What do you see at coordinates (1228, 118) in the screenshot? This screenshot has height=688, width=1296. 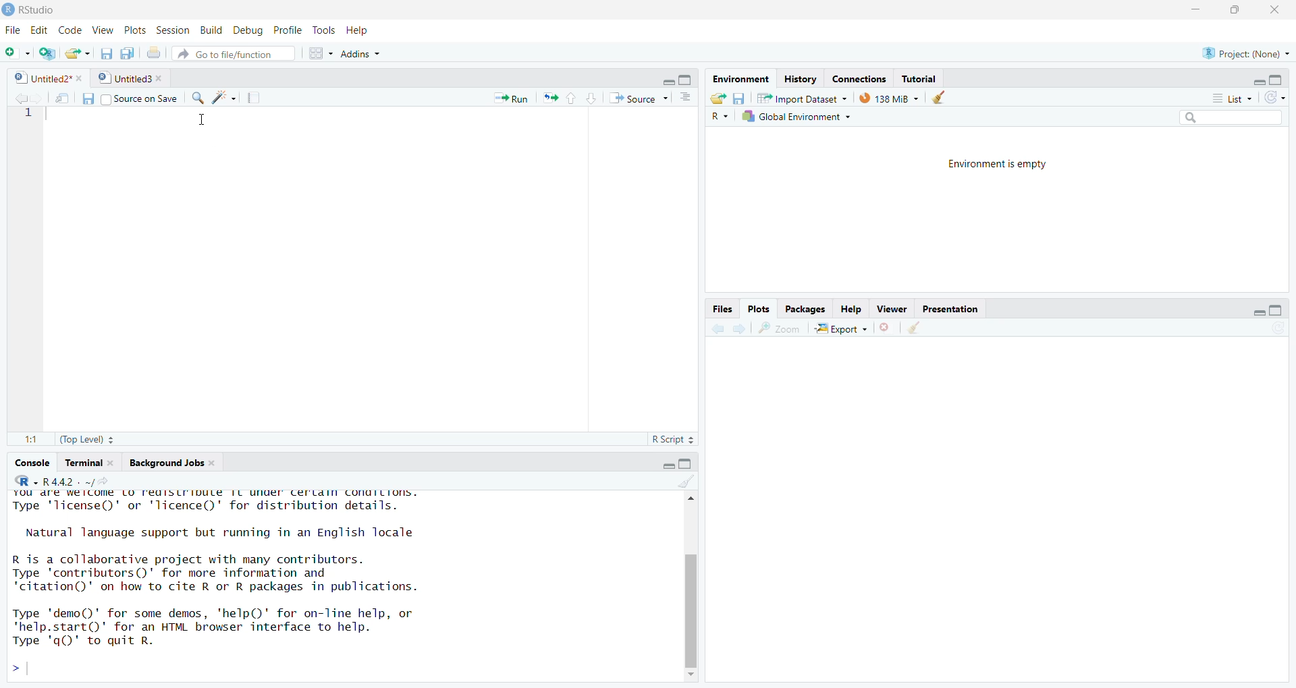 I see `search` at bounding box center [1228, 118].